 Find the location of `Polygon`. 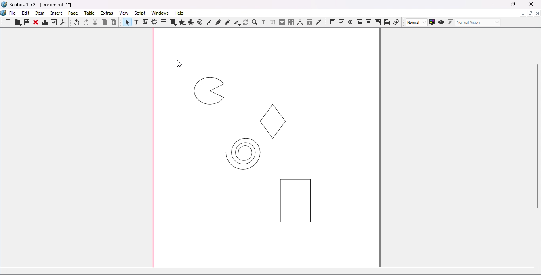

Polygon is located at coordinates (181, 23).